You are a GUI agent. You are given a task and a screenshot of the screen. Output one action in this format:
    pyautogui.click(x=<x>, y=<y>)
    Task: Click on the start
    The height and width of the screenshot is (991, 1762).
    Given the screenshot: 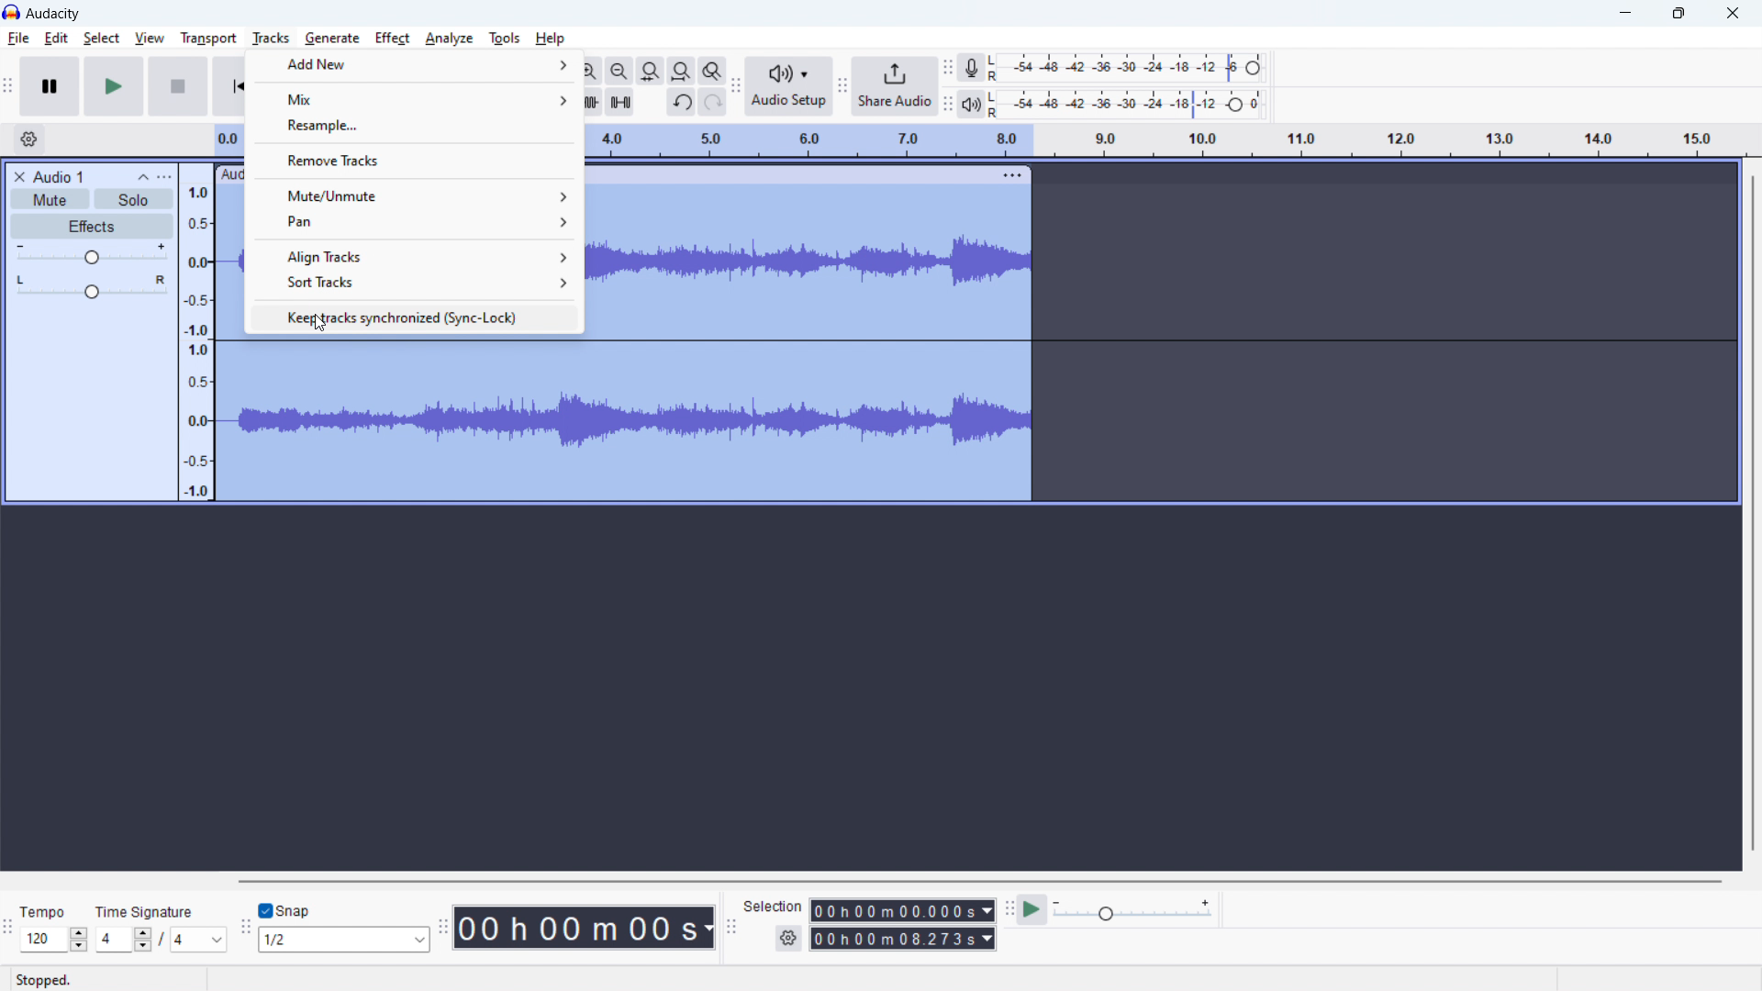 What is the action you would take?
    pyautogui.click(x=114, y=85)
    